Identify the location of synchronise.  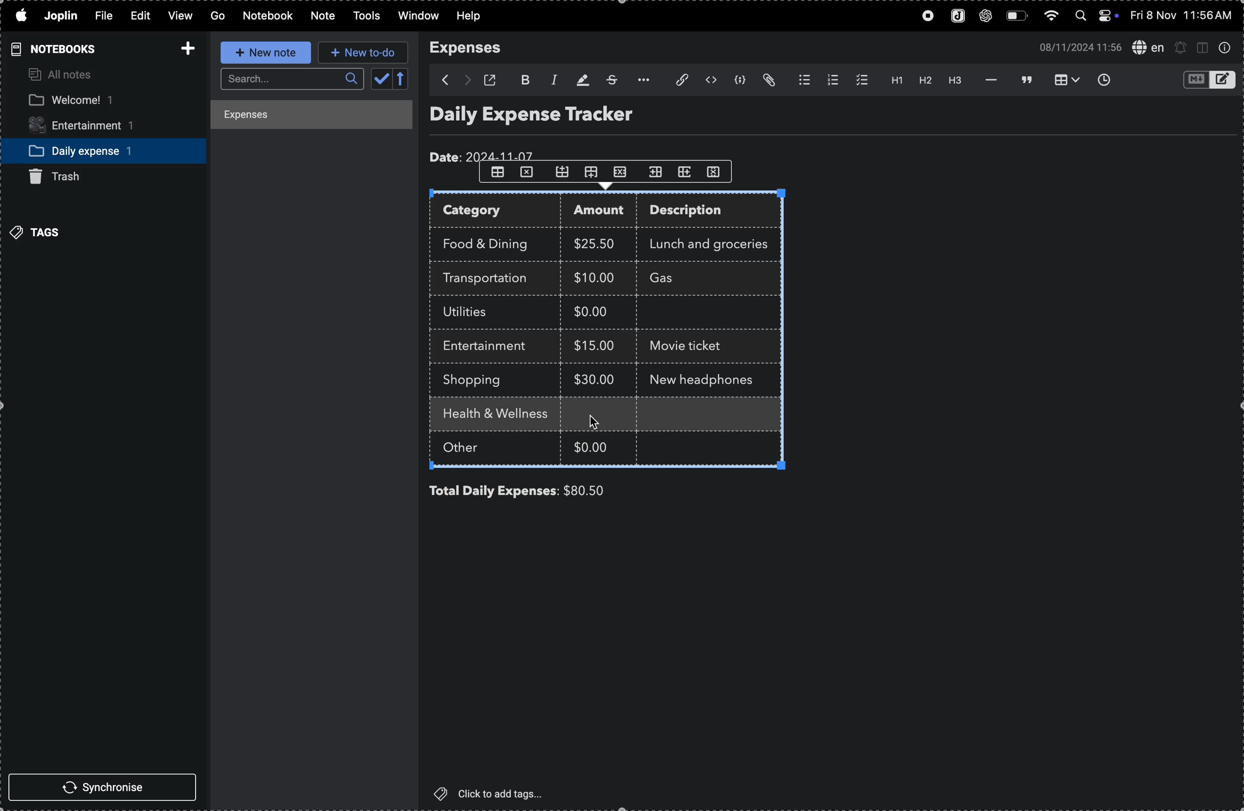
(107, 789).